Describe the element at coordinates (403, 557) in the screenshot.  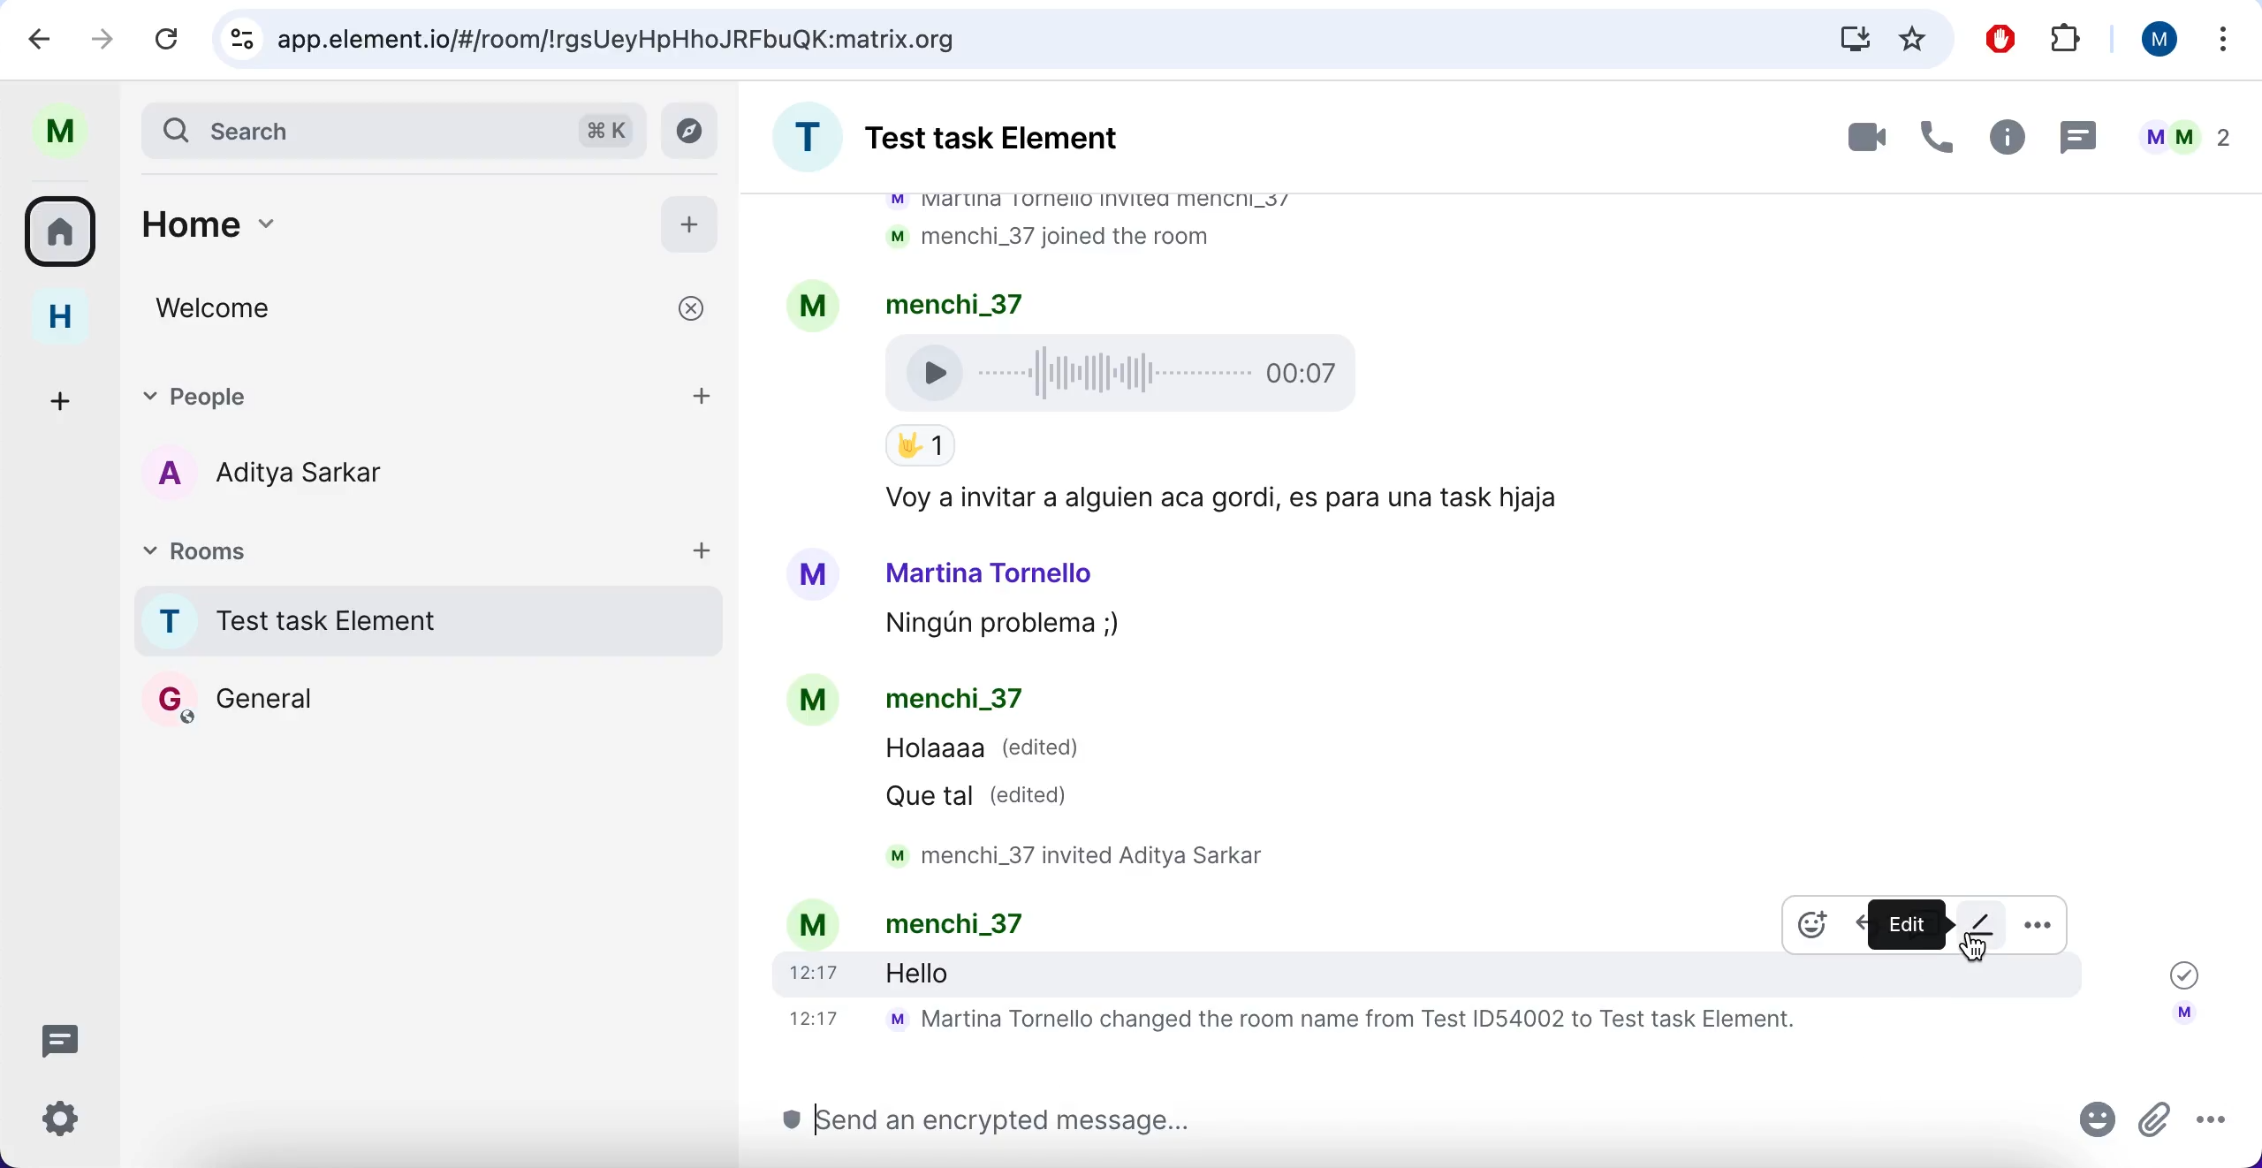
I see `rooms` at that location.